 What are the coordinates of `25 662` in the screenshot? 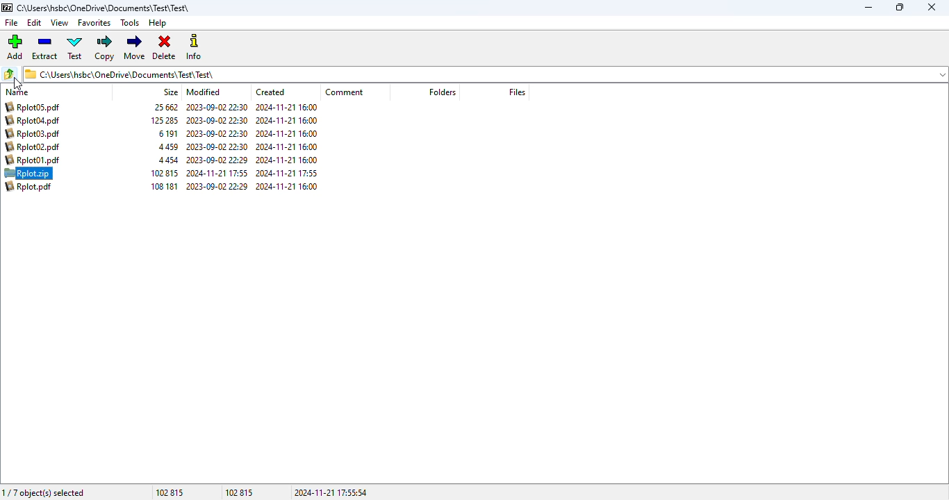 It's located at (166, 108).